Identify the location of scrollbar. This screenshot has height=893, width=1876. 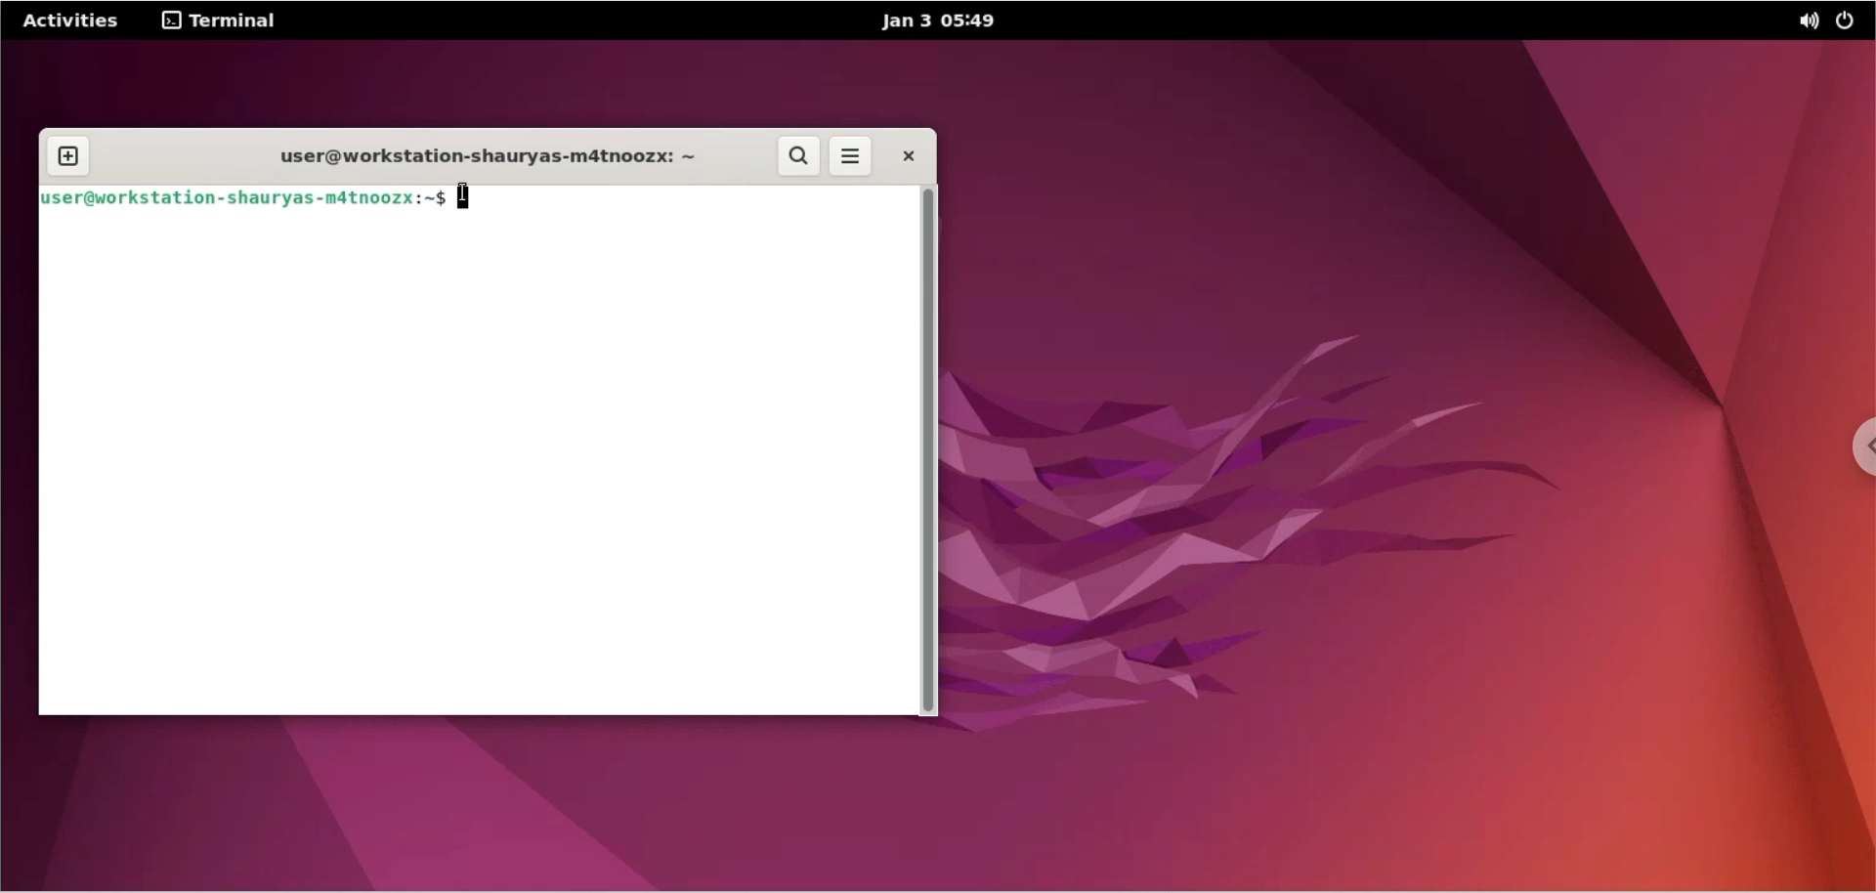
(929, 448).